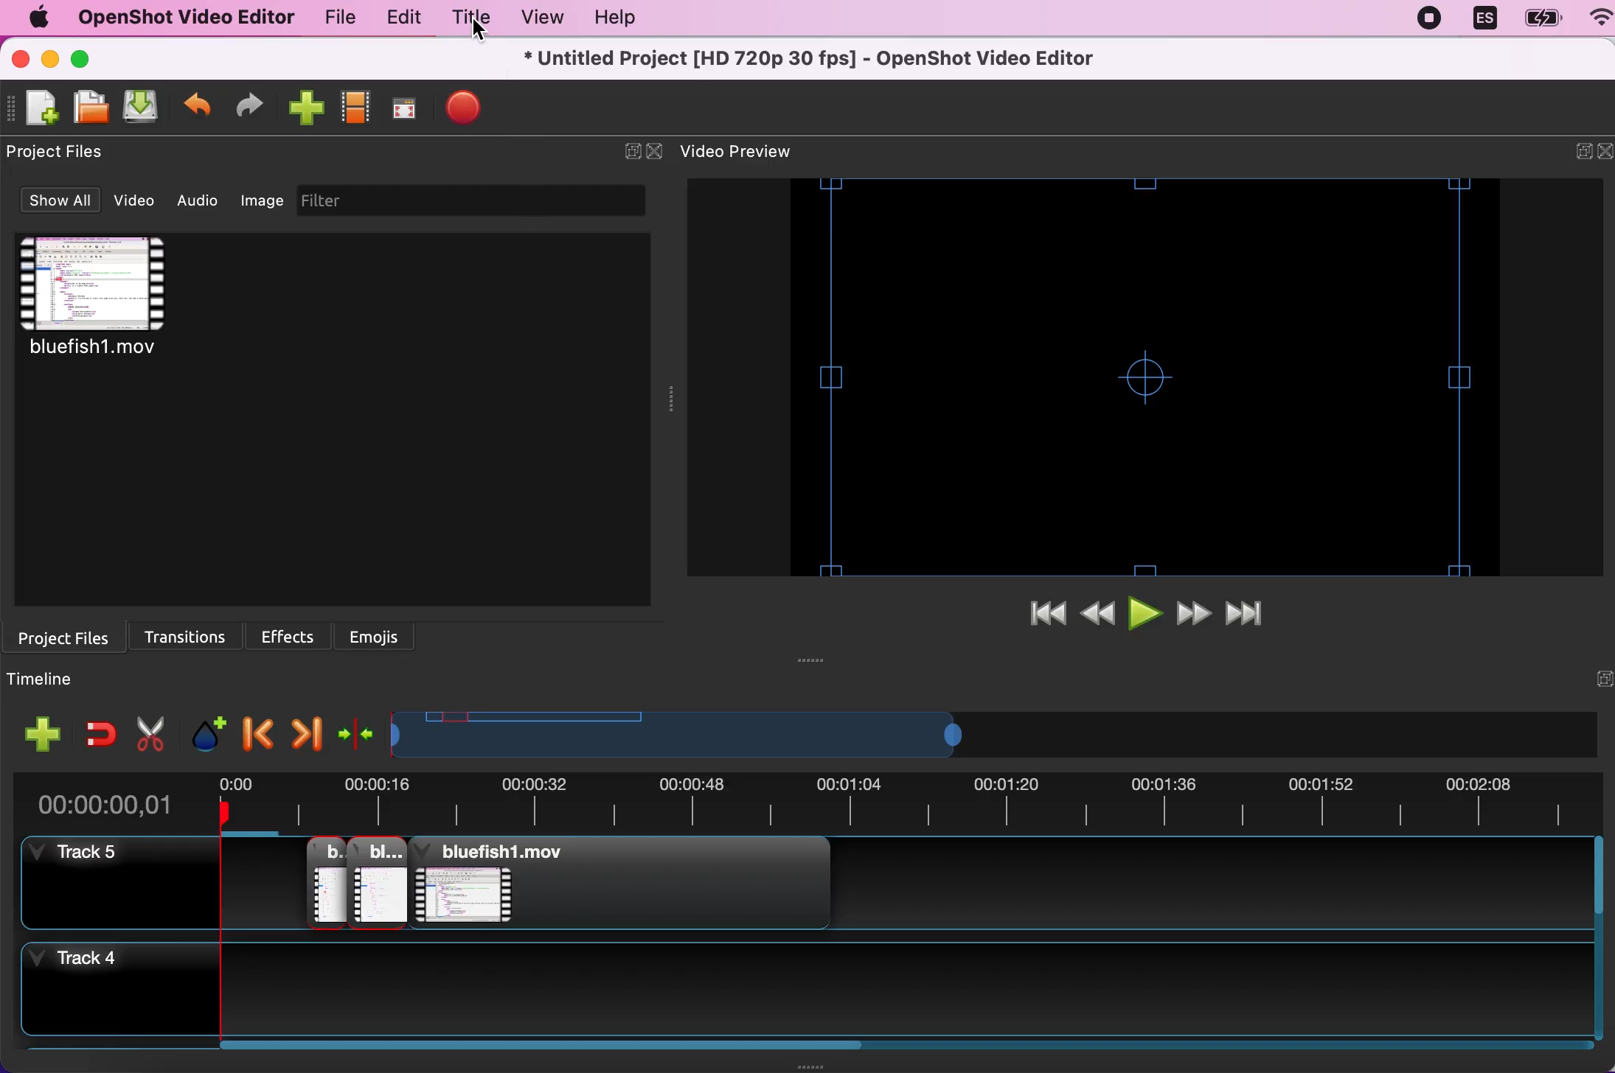 This screenshot has width=1615, height=1073. What do you see at coordinates (1147, 616) in the screenshot?
I see `play` at bounding box center [1147, 616].